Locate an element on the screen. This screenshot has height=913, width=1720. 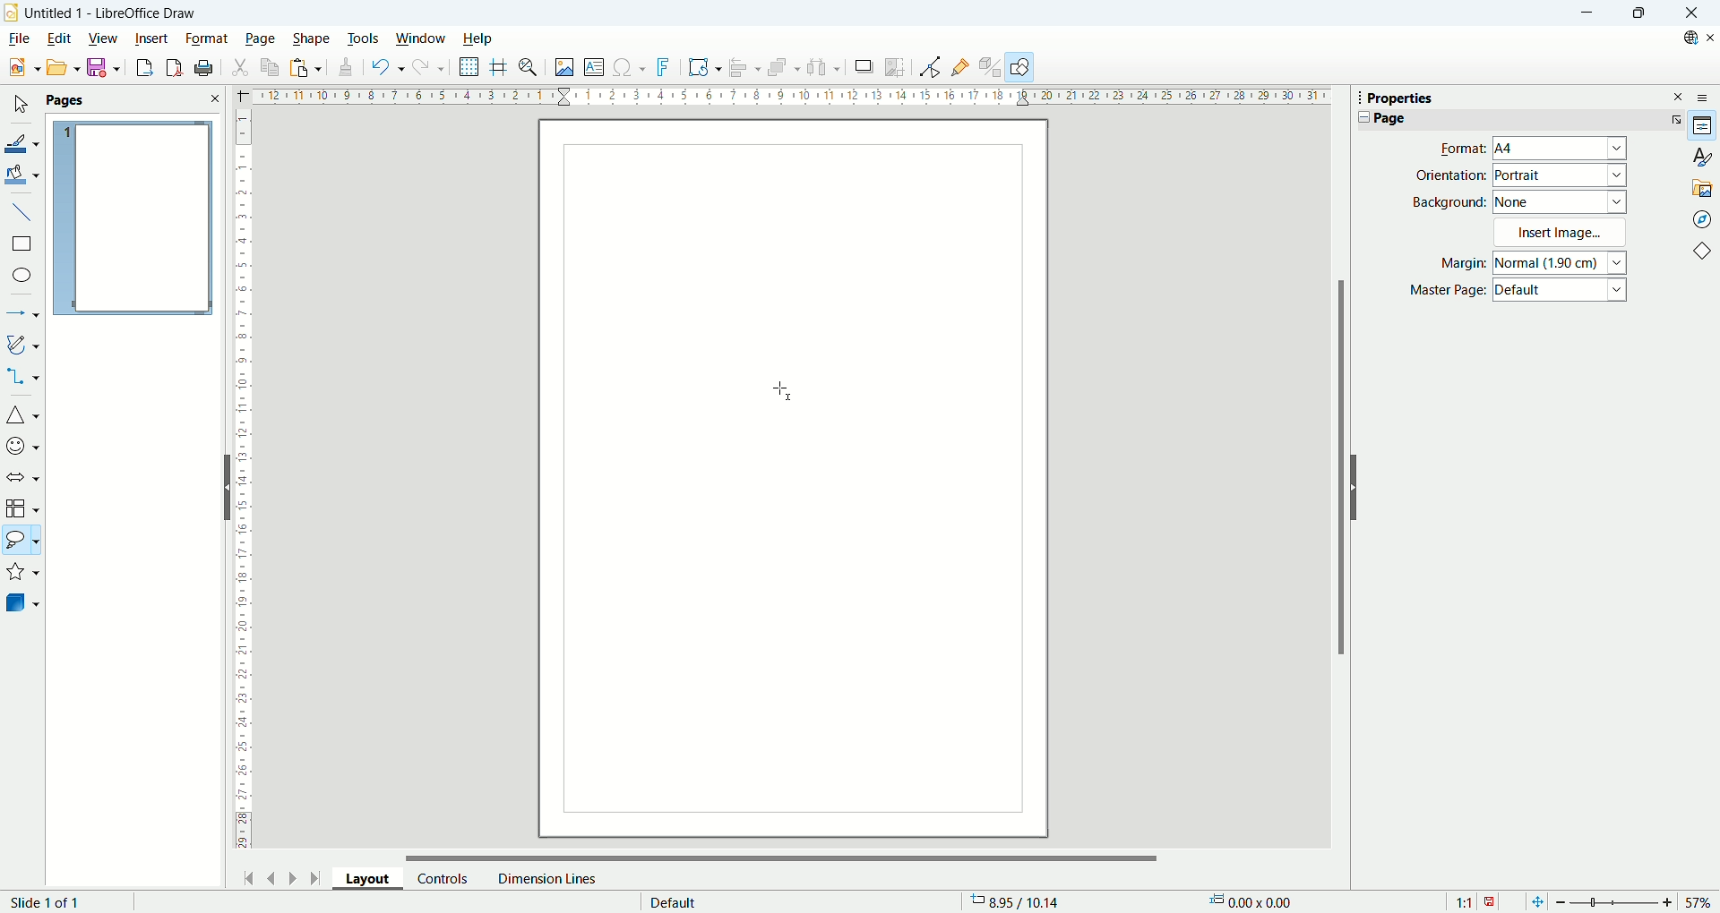
fontwork text is located at coordinates (666, 68).